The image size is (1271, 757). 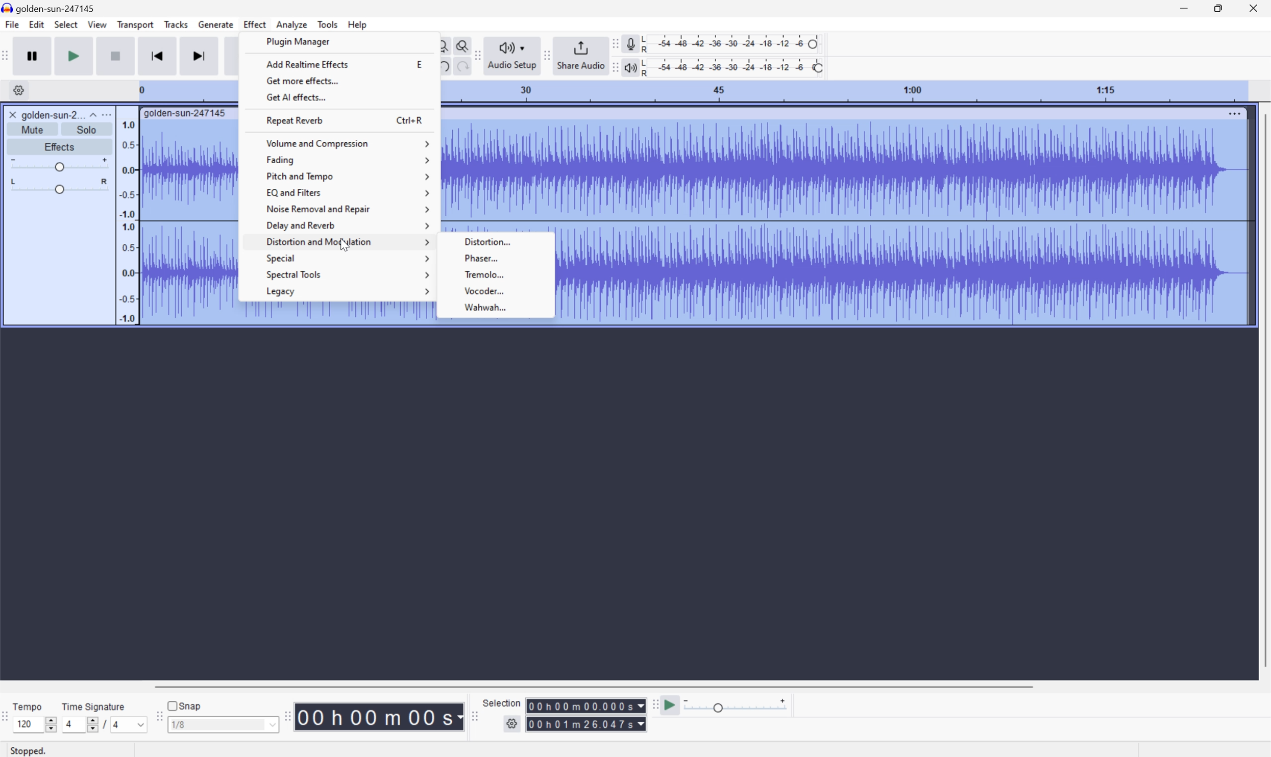 What do you see at coordinates (217, 25) in the screenshot?
I see `Generate` at bounding box center [217, 25].